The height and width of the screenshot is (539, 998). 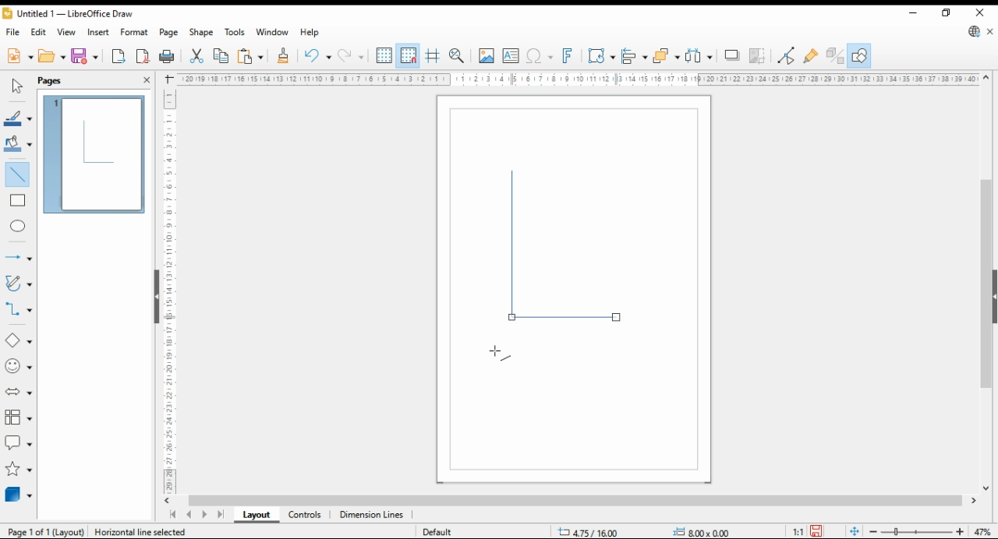 I want to click on help, so click(x=310, y=33).